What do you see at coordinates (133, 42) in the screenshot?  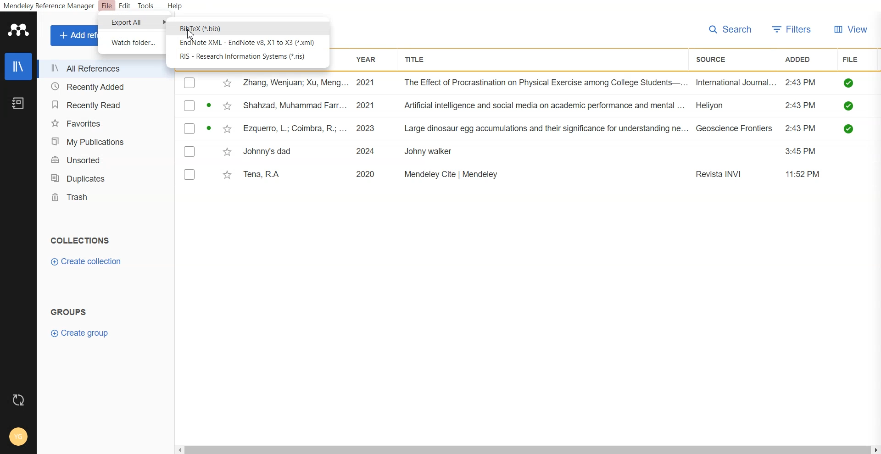 I see `Watch folder...` at bounding box center [133, 42].